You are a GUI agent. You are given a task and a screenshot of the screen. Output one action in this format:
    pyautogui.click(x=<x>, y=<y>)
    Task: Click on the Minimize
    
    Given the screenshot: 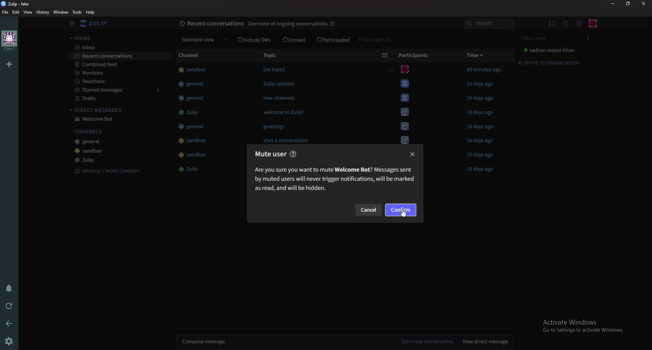 What is the action you would take?
    pyautogui.click(x=614, y=4)
    